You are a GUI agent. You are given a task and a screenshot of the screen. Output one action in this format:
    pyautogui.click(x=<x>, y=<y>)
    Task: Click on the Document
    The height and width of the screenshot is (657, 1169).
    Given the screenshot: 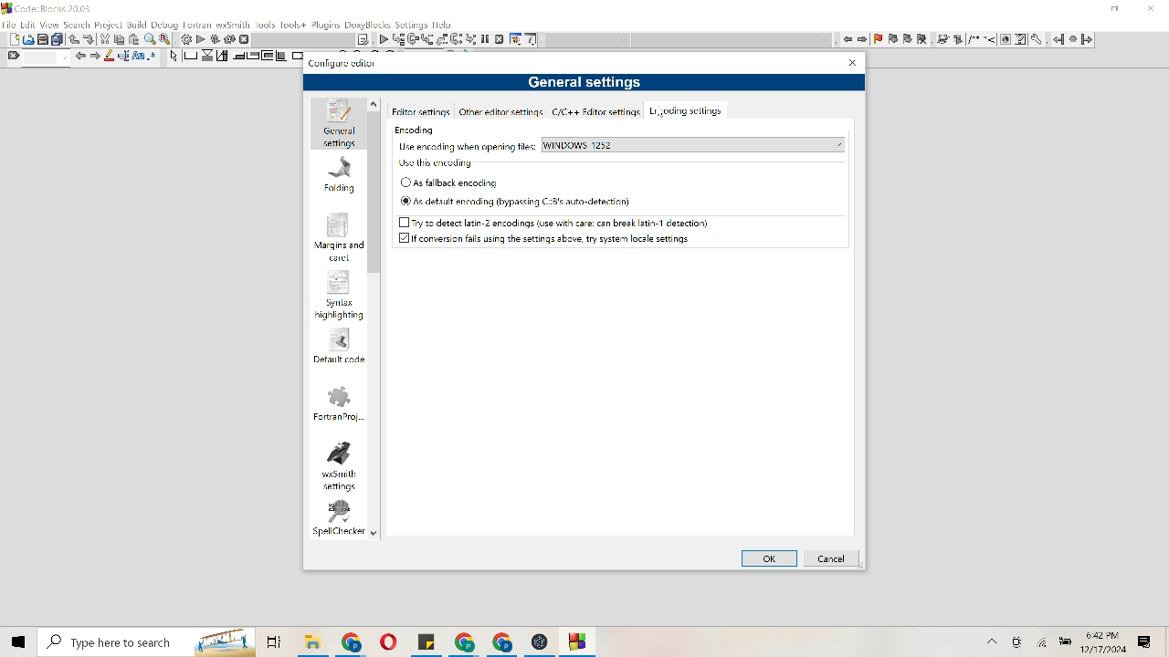 What is the action you would take?
    pyautogui.click(x=12, y=38)
    